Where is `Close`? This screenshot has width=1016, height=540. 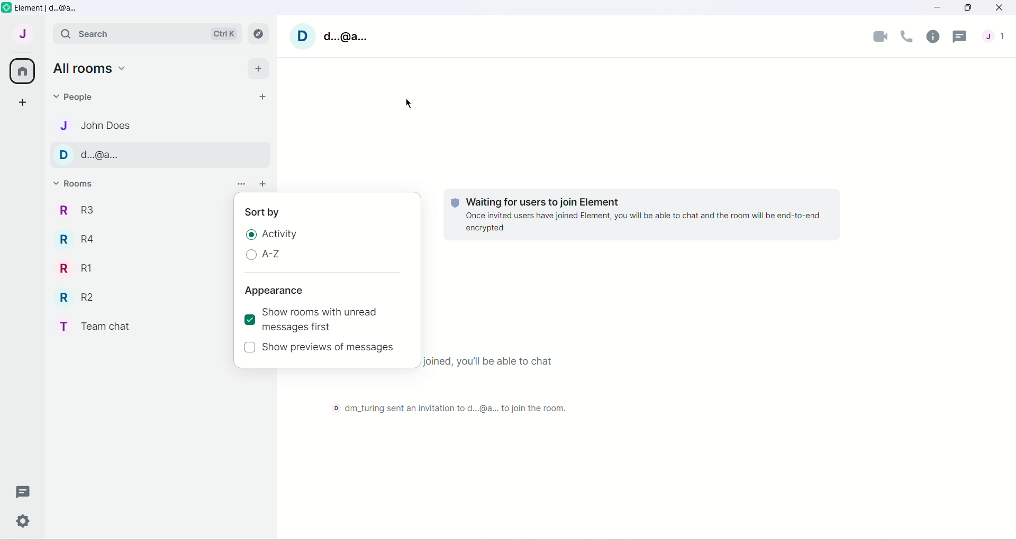
Close is located at coordinates (1001, 9).